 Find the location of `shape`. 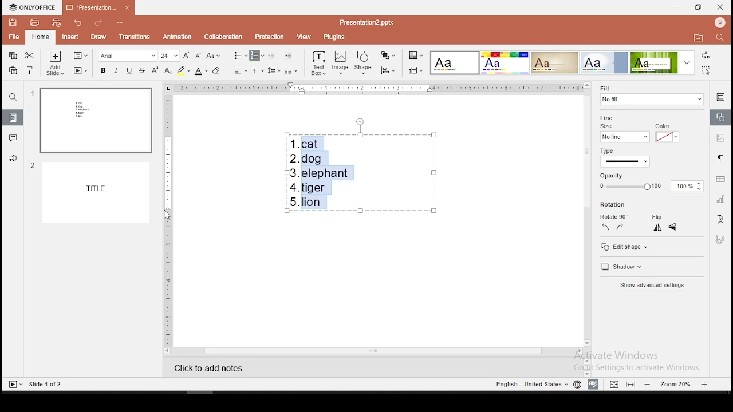

shape is located at coordinates (364, 63).